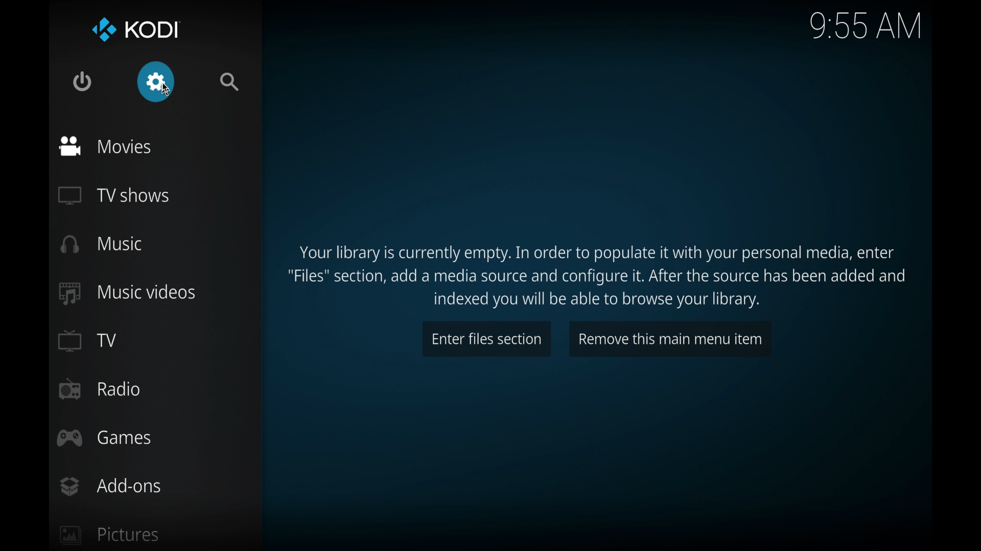 This screenshot has width=981, height=551. Describe the element at coordinates (110, 486) in the screenshot. I see `add-ons` at that location.